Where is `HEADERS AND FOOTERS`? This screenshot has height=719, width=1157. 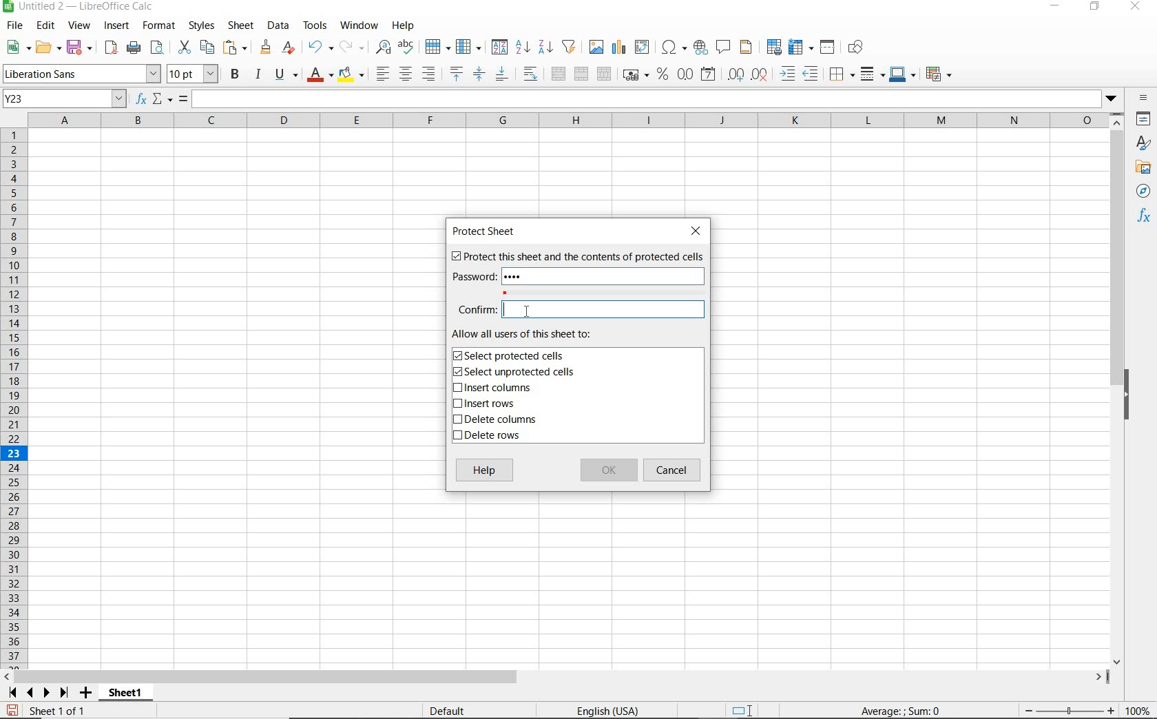
HEADERS AND FOOTERS is located at coordinates (747, 48).